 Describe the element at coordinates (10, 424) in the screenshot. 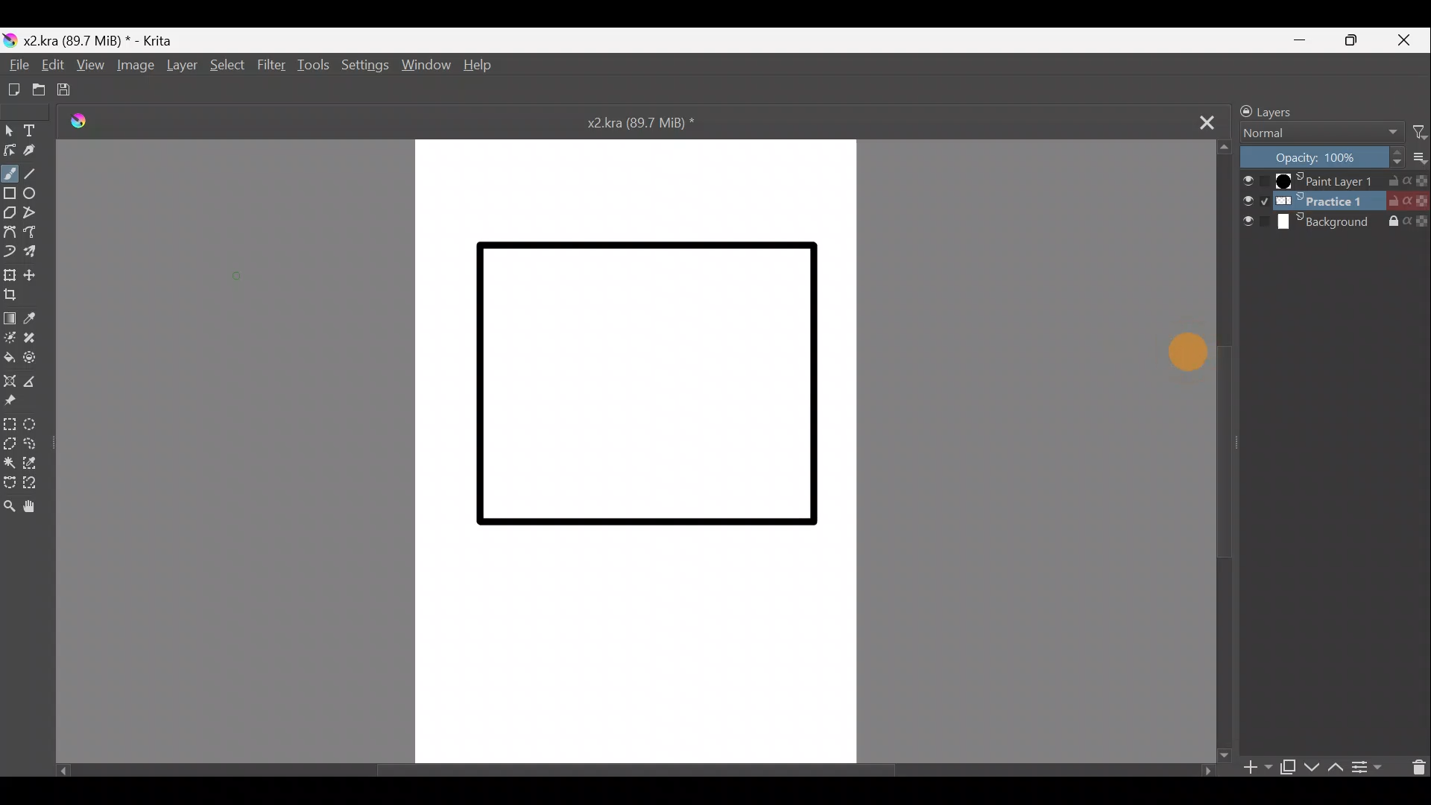

I see `Rectangular selection tool` at that location.